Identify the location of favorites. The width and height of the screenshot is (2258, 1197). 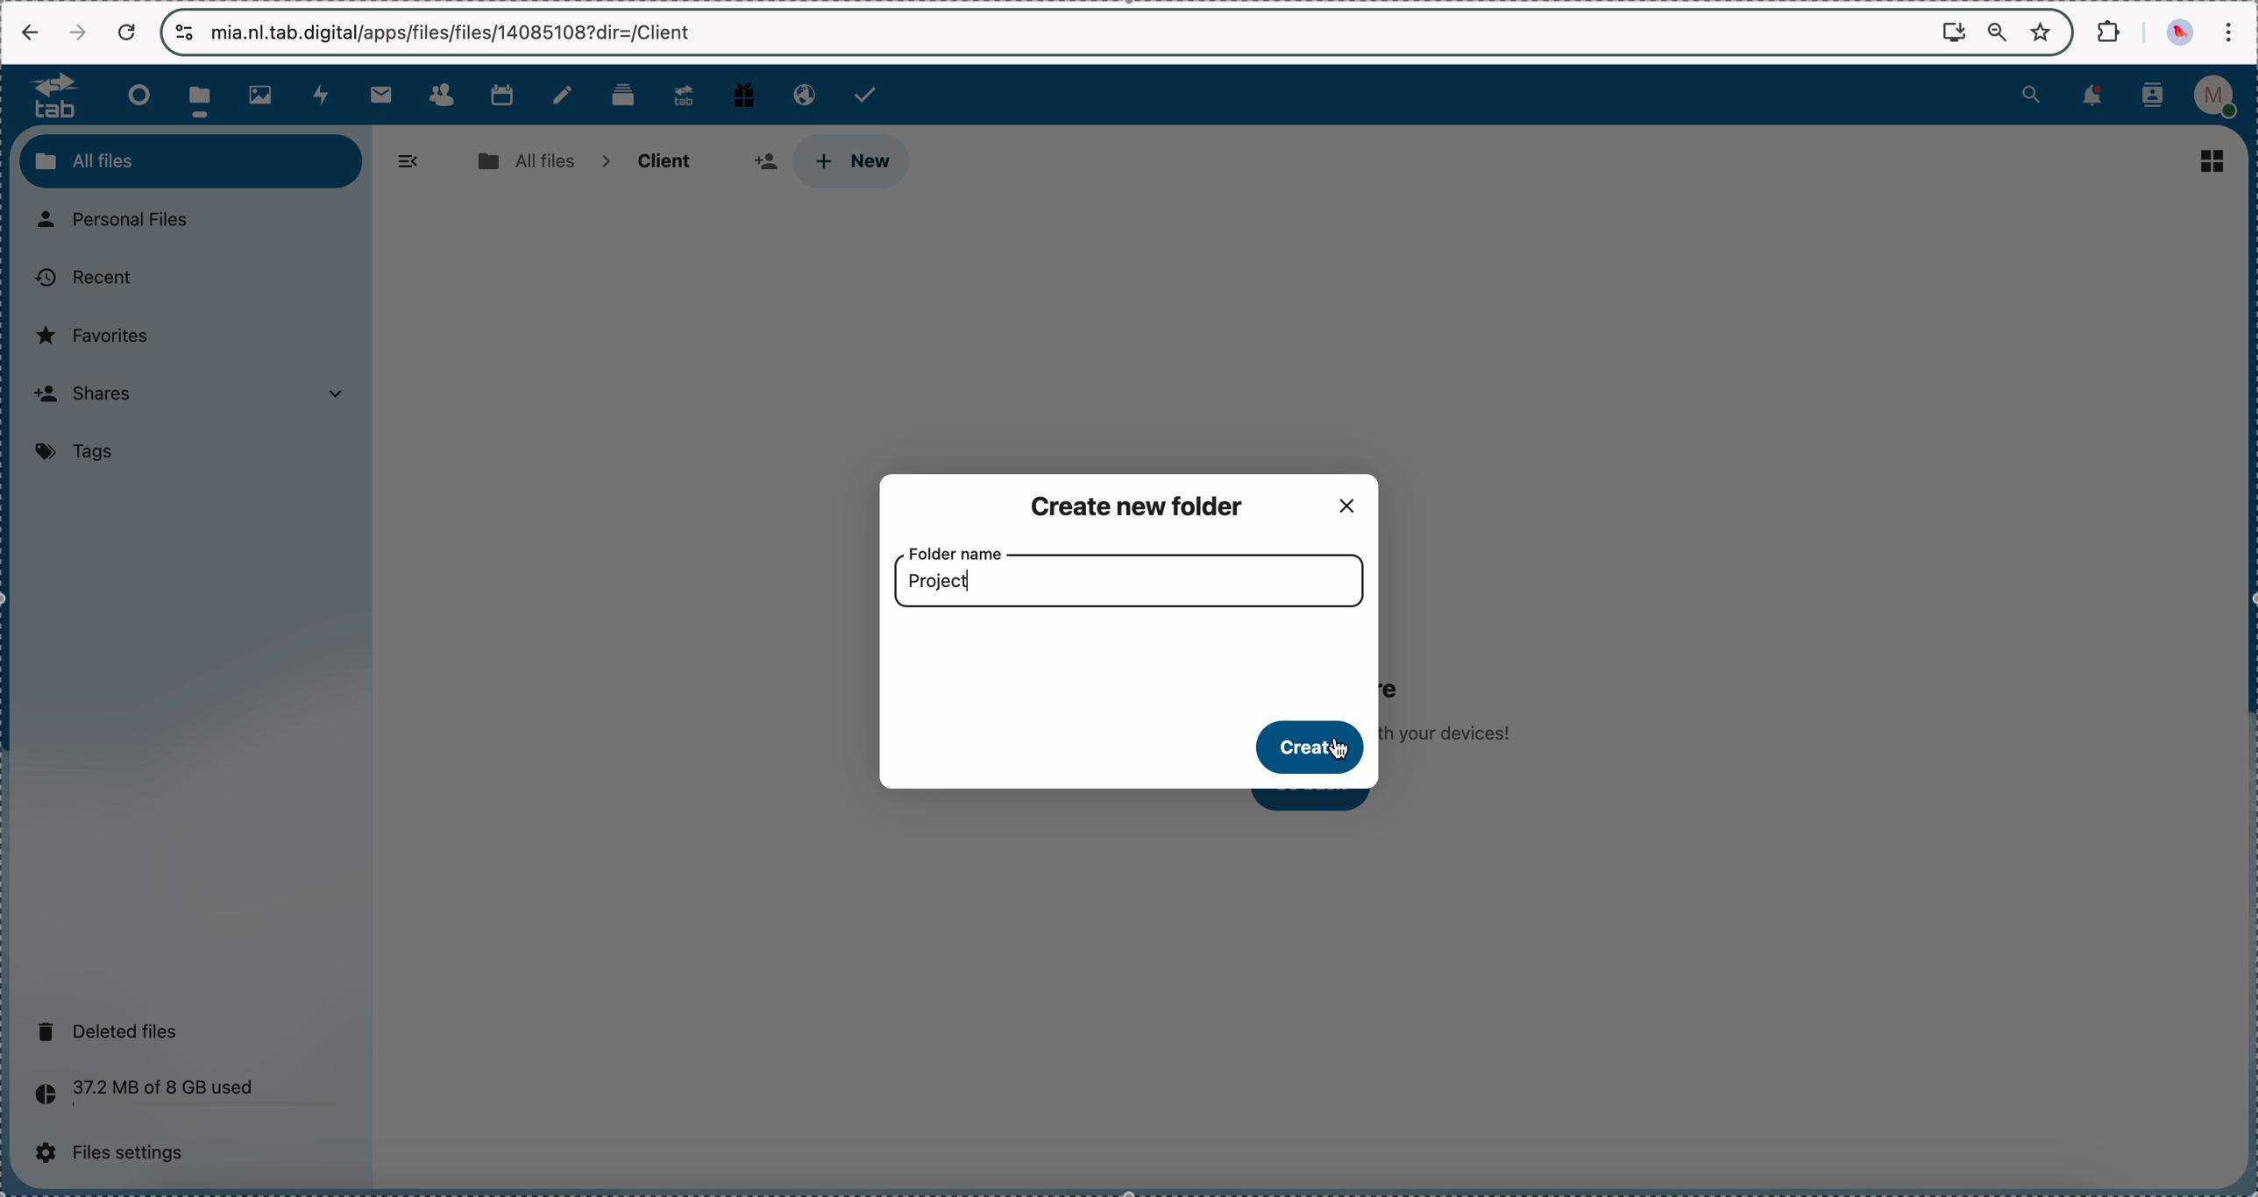
(98, 335).